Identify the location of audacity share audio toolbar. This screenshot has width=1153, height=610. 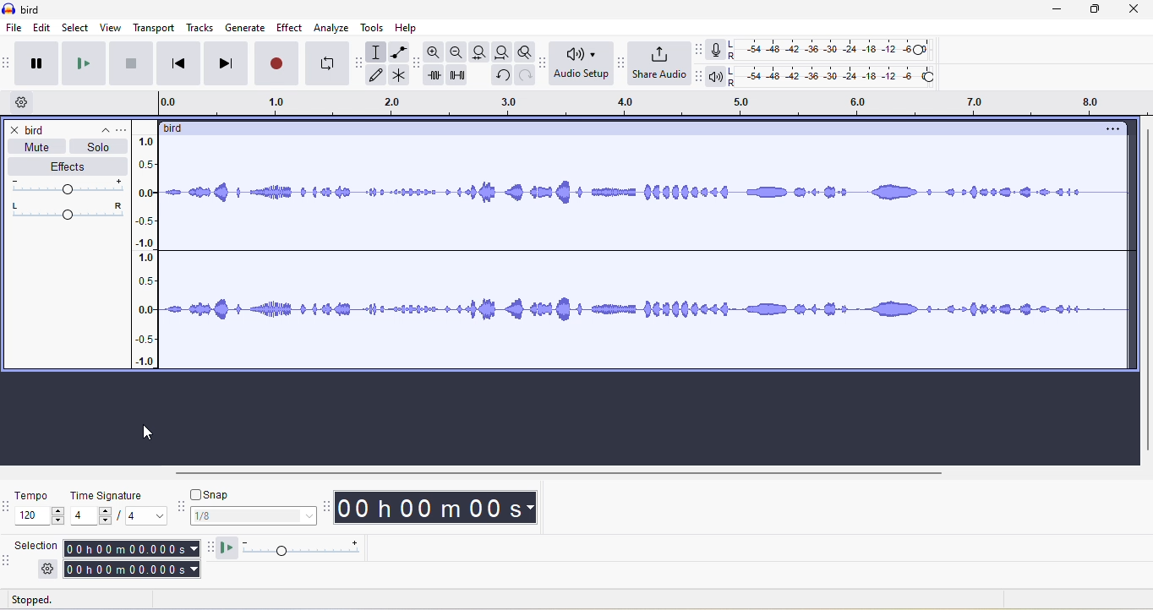
(619, 64).